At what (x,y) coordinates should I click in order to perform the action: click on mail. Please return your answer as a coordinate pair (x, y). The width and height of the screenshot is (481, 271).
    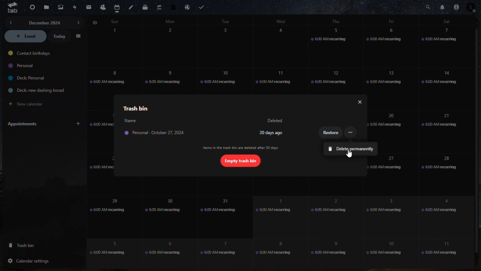
    Looking at the image, I should click on (88, 8).